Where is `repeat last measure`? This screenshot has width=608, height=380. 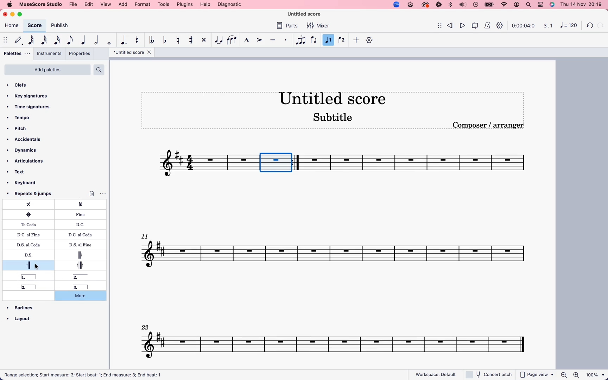 repeat last measure is located at coordinates (32, 204).